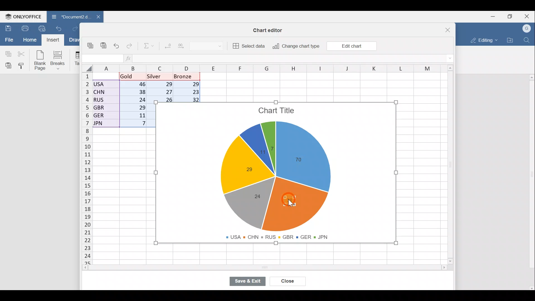 The height and width of the screenshot is (301, 535). Describe the element at coordinates (104, 47) in the screenshot. I see `Paste` at that location.